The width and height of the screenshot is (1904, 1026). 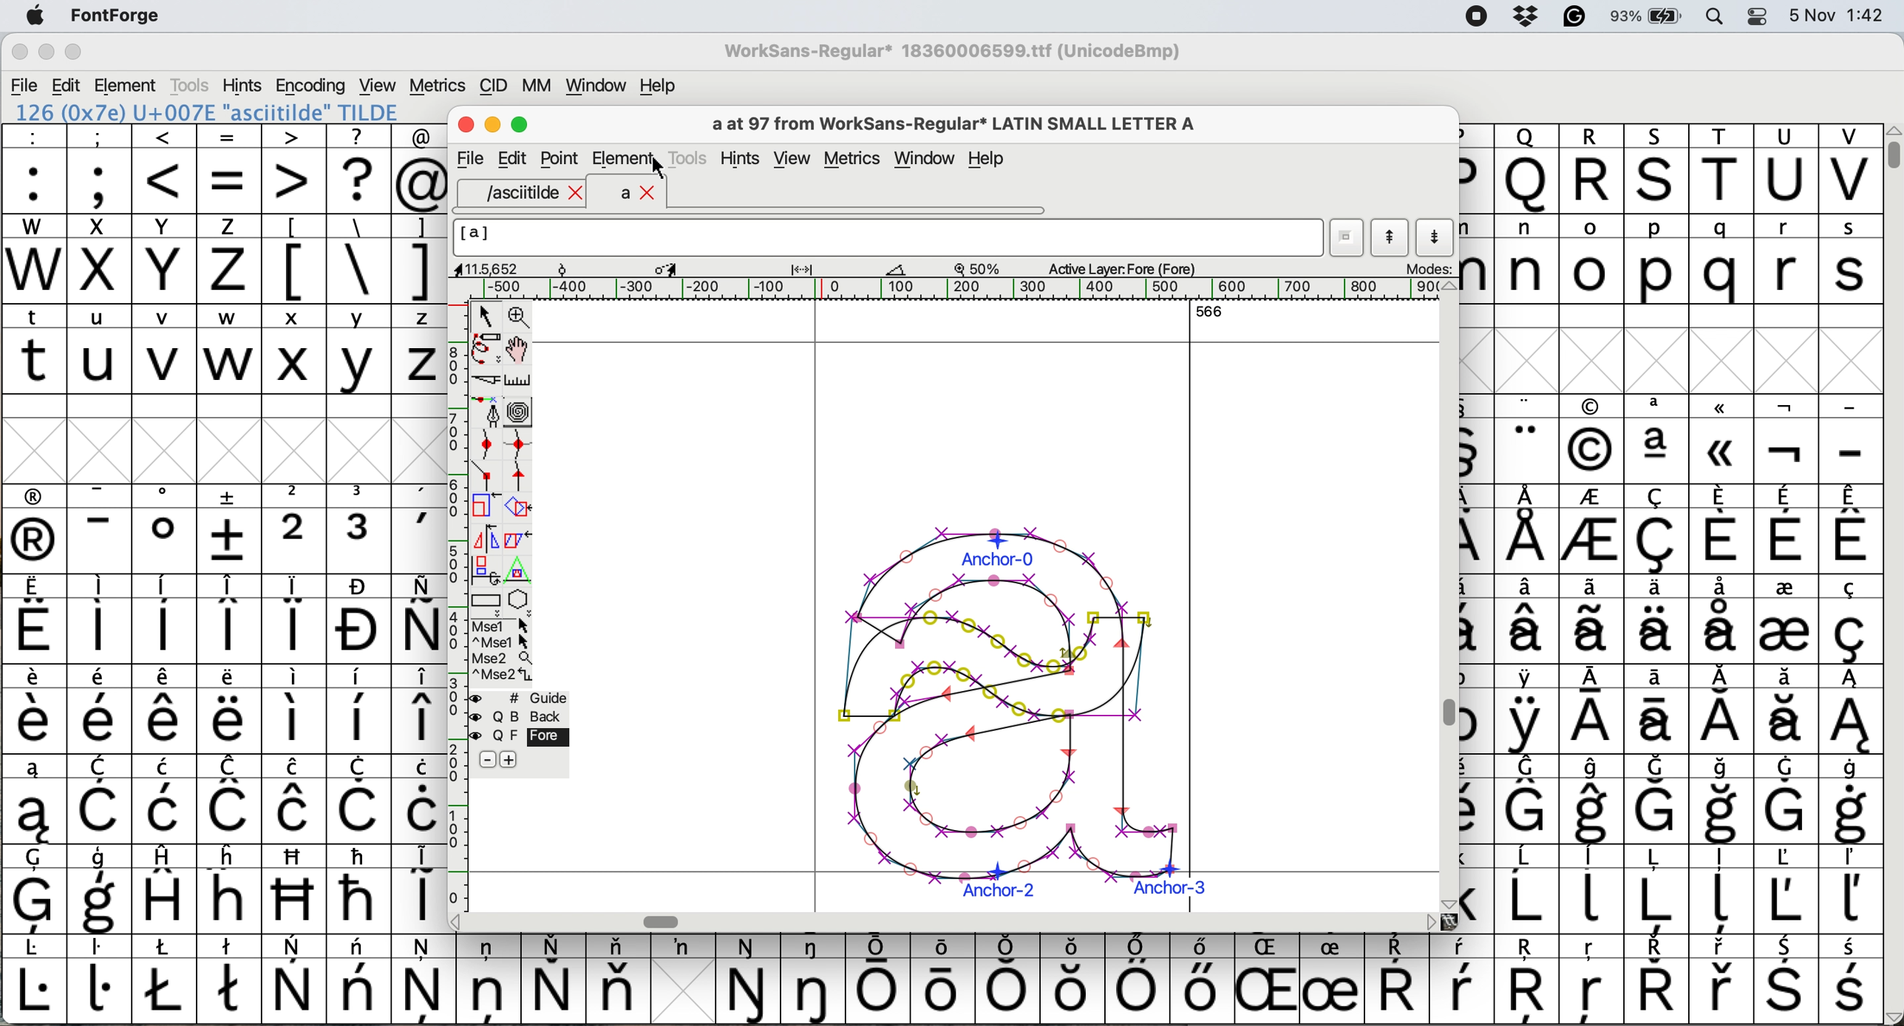 What do you see at coordinates (1593, 531) in the screenshot?
I see `symbol` at bounding box center [1593, 531].